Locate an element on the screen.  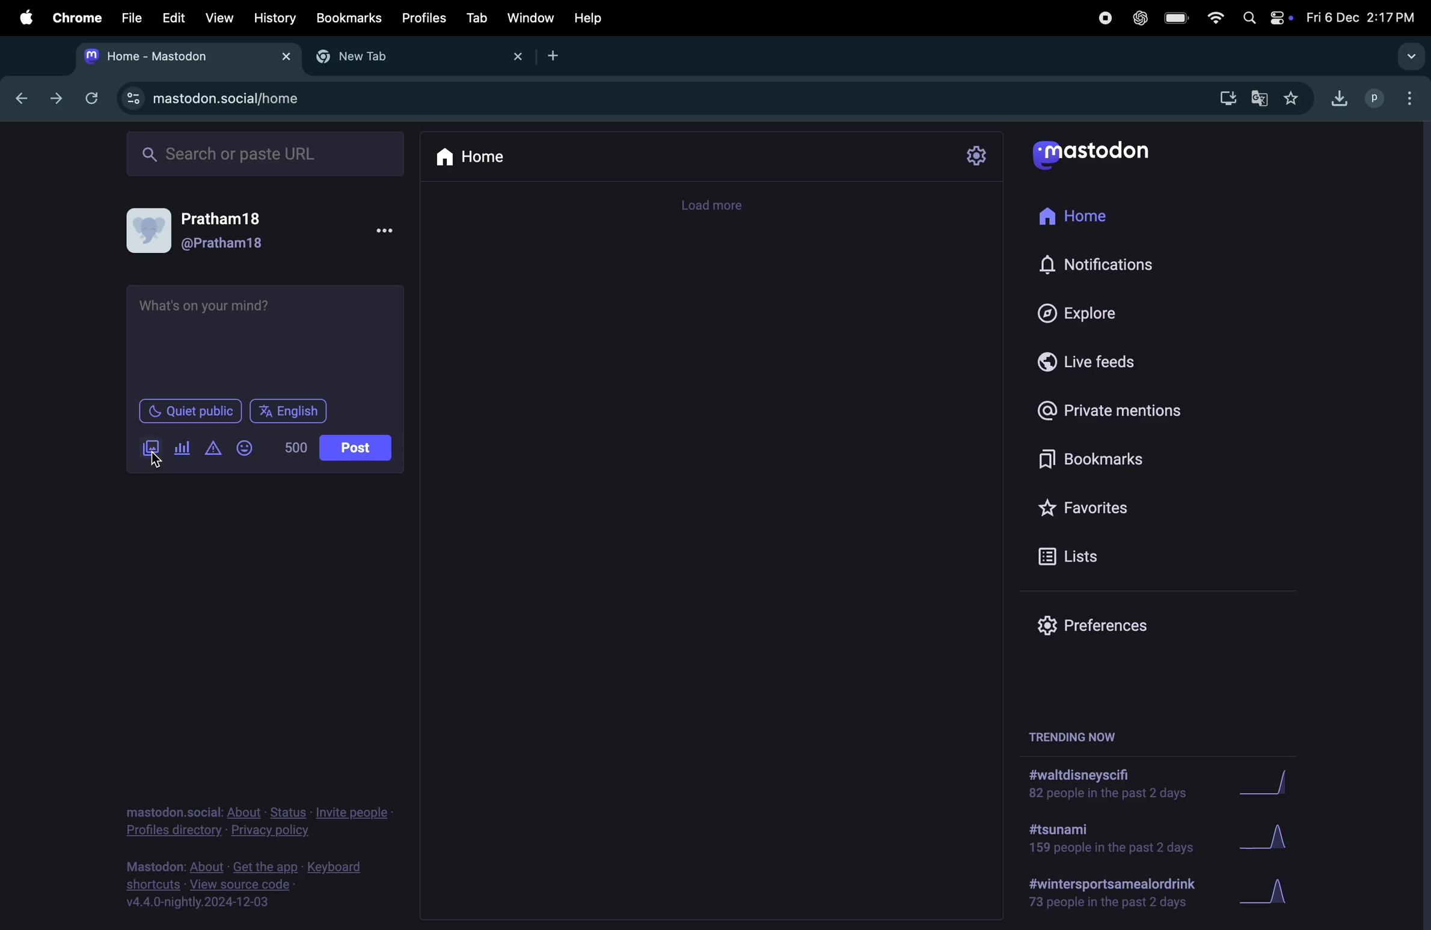
privacy policy is located at coordinates (259, 818).